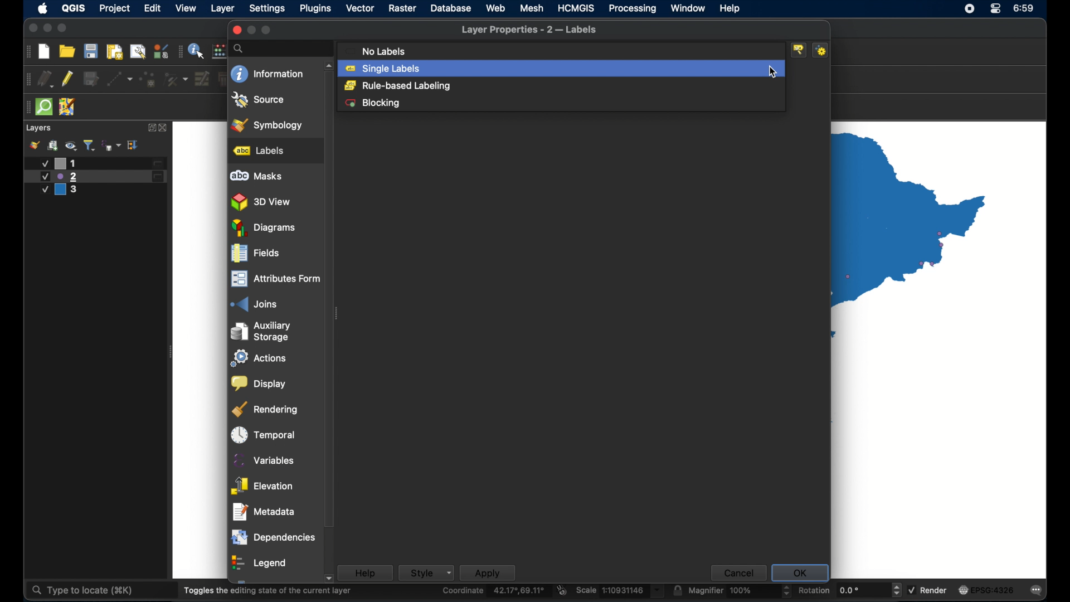  Describe the element at coordinates (262, 202) in the screenshot. I see `3D view` at that location.